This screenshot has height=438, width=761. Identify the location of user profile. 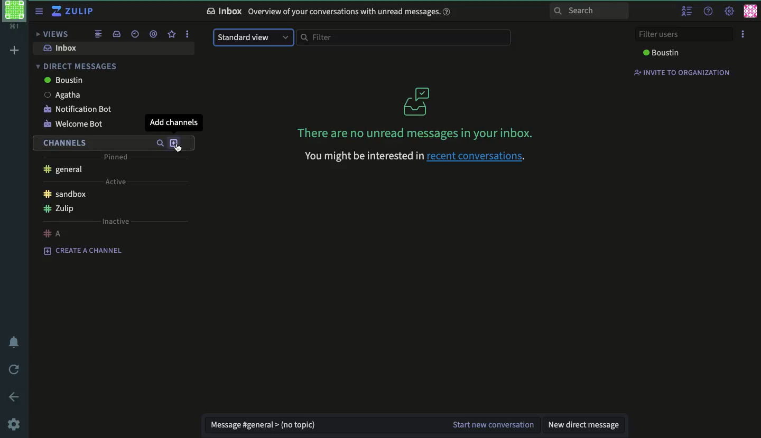
(750, 11).